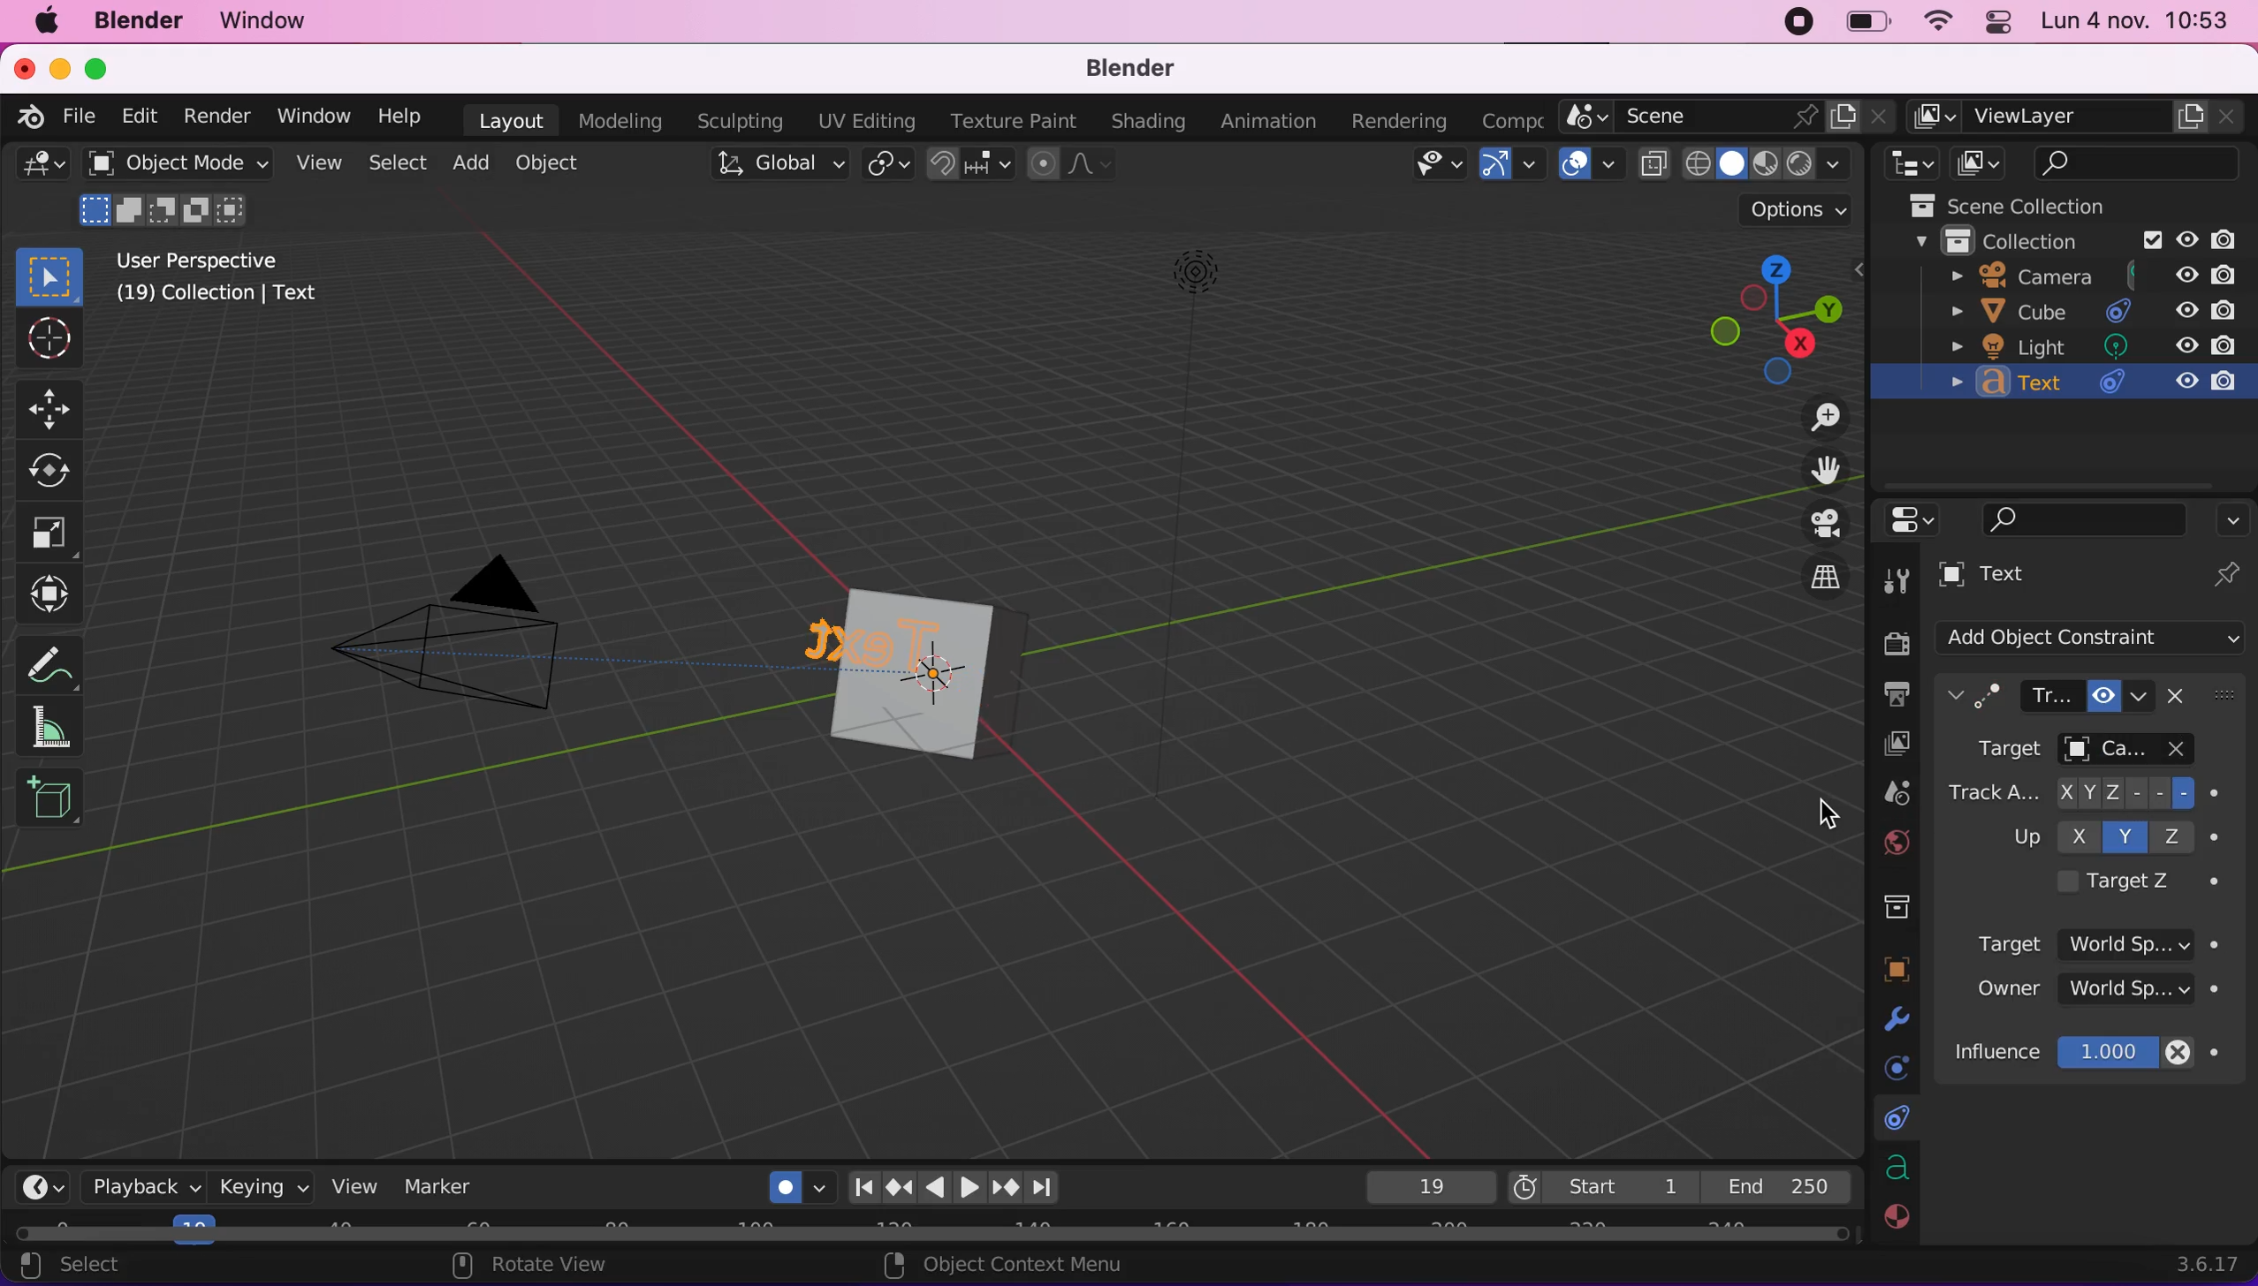 The width and height of the screenshot is (2258, 1286). I want to click on target z, so click(2128, 881).